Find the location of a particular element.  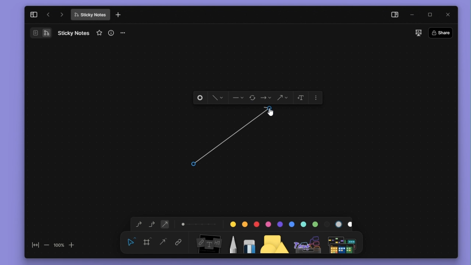

collapse sidebar is located at coordinates (33, 14).